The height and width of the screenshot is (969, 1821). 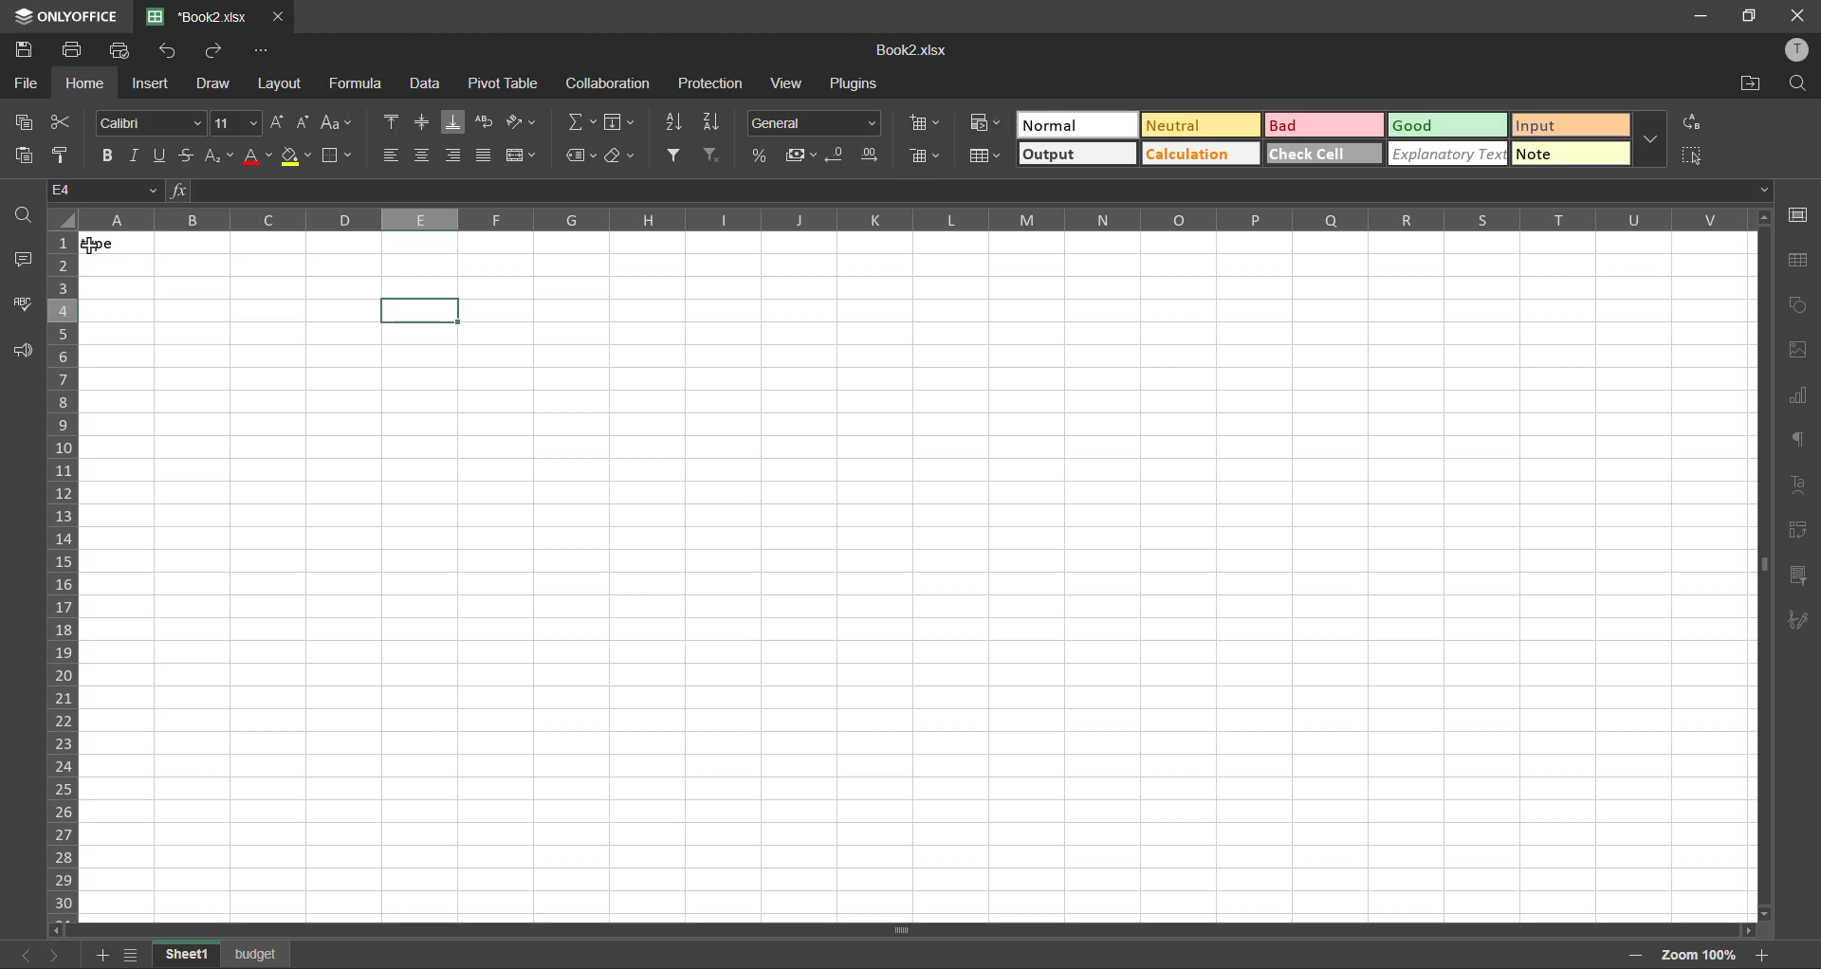 I want to click on bad, so click(x=1324, y=124).